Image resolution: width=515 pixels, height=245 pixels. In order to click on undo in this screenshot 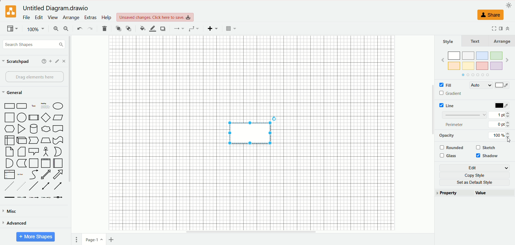, I will do `click(79, 28)`.